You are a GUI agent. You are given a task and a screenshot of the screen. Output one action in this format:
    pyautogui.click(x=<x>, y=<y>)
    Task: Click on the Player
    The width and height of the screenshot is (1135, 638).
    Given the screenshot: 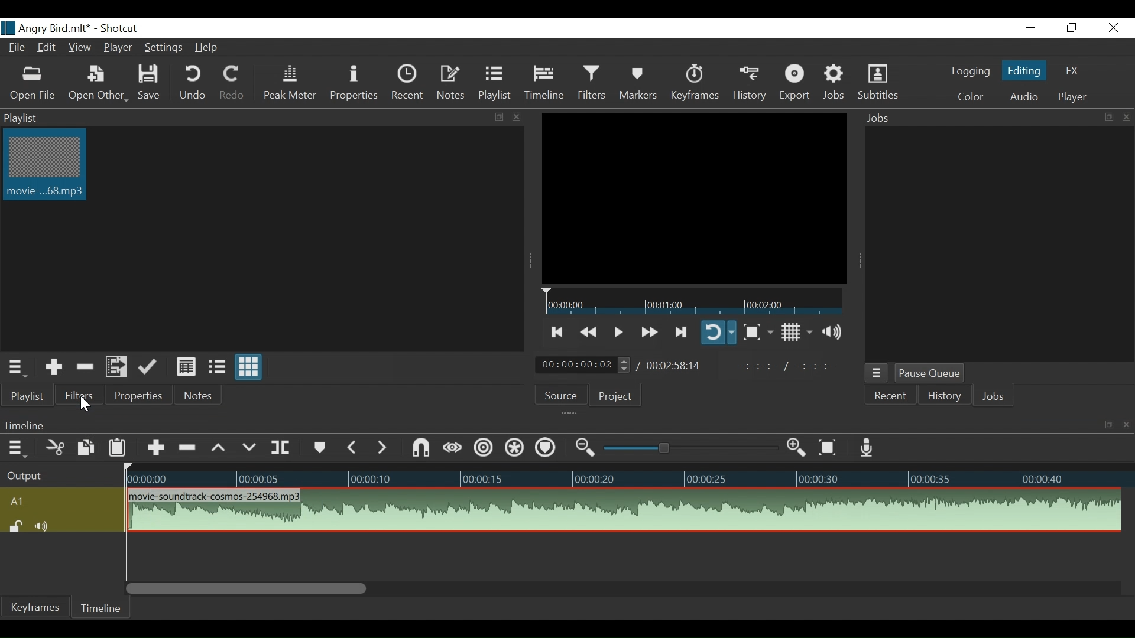 What is the action you would take?
    pyautogui.click(x=1070, y=98)
    